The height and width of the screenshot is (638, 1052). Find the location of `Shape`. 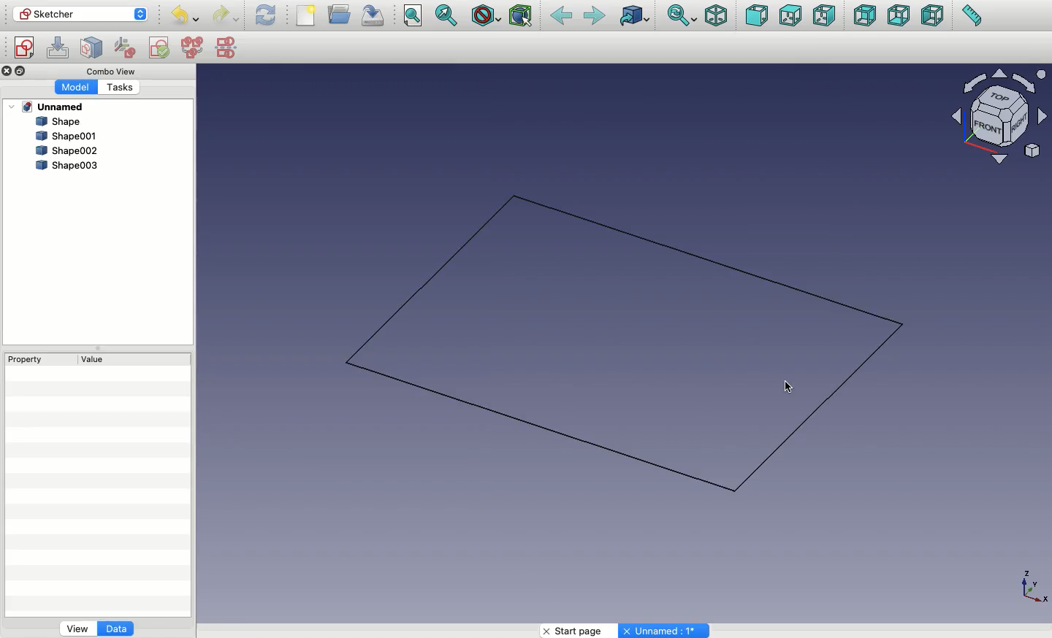

Shape is located at coordinates (635, 346).